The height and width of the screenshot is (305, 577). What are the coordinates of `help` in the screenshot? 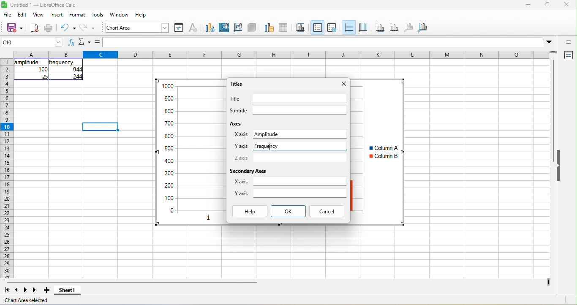 It's located at (250, 211).